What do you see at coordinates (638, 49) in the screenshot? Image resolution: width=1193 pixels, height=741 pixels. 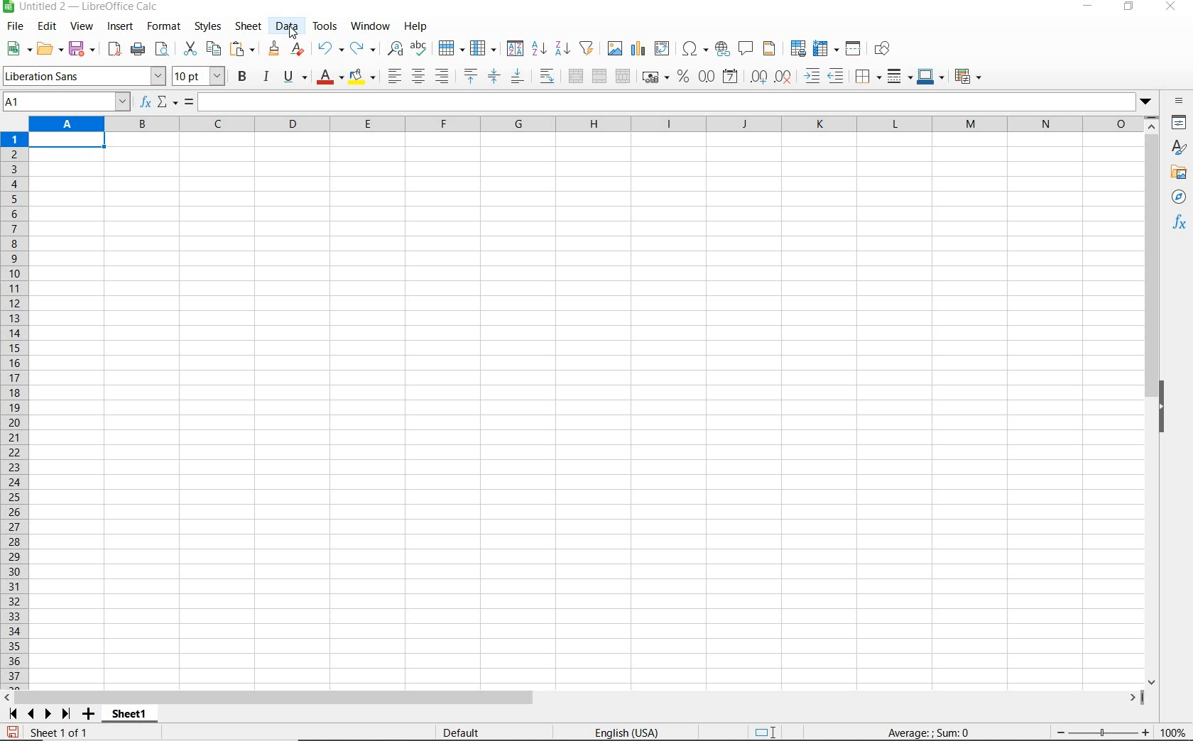 I see `insert chart` at bounding box center [638, 49].